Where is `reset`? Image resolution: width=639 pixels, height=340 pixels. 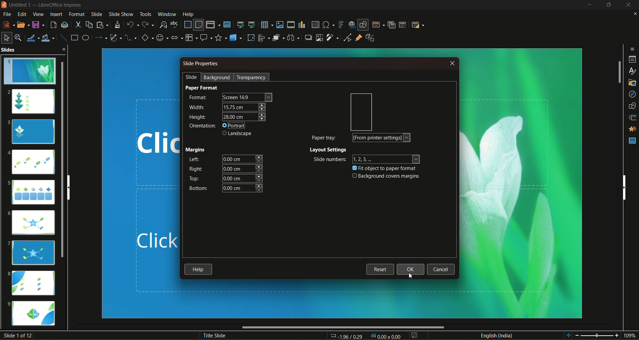 reset is located at coordinates (380, 269).